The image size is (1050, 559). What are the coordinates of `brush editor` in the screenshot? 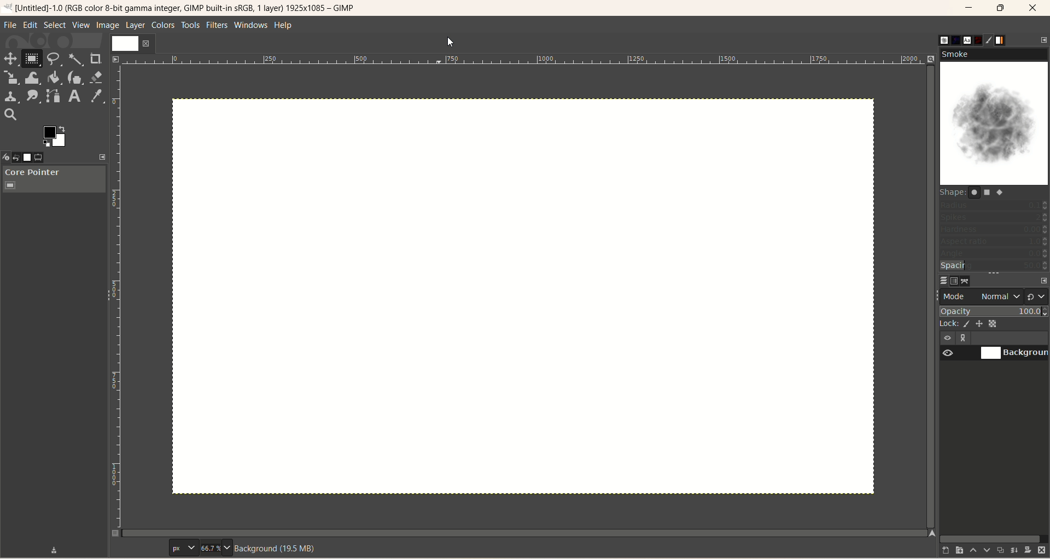 It's located at (994, 40).